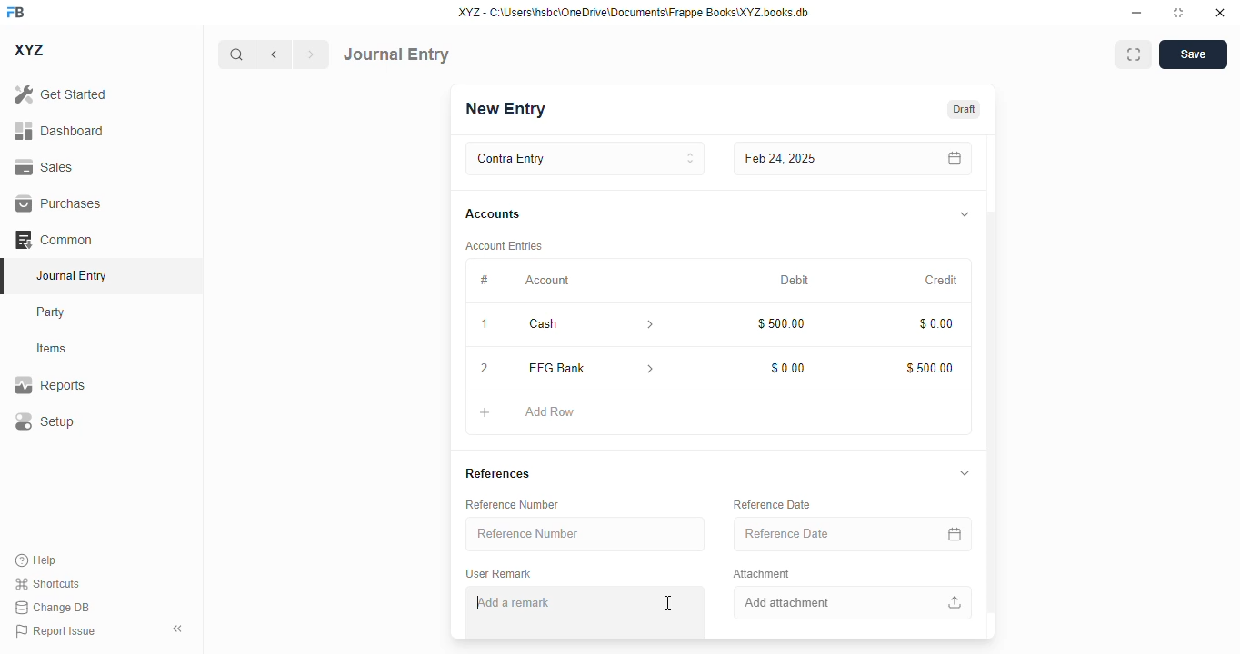 This screenshot has height=654, width=1240. What do you see at coordinates (521, 604) in the screenshot?
I see `add a remark - typing` at bounding box center [521, 604].